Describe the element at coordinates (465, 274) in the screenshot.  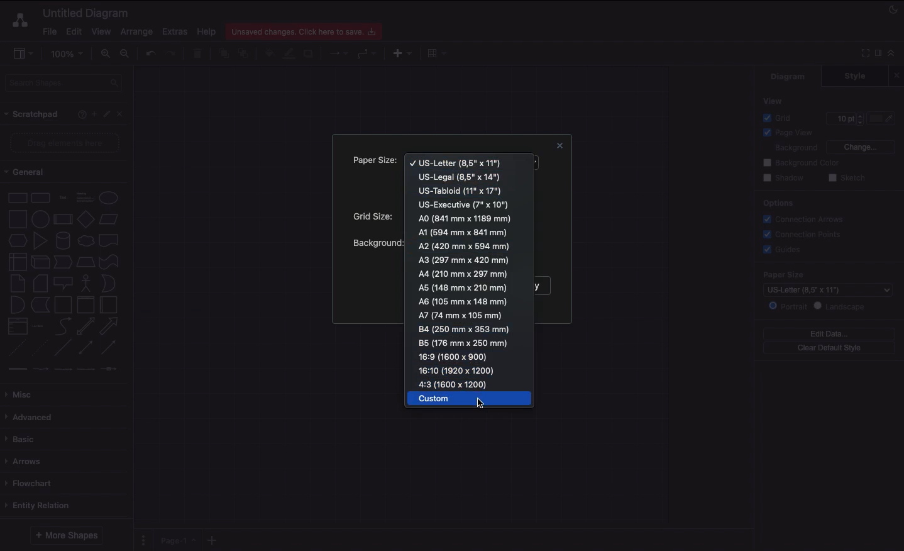
I see `A4` at that location.